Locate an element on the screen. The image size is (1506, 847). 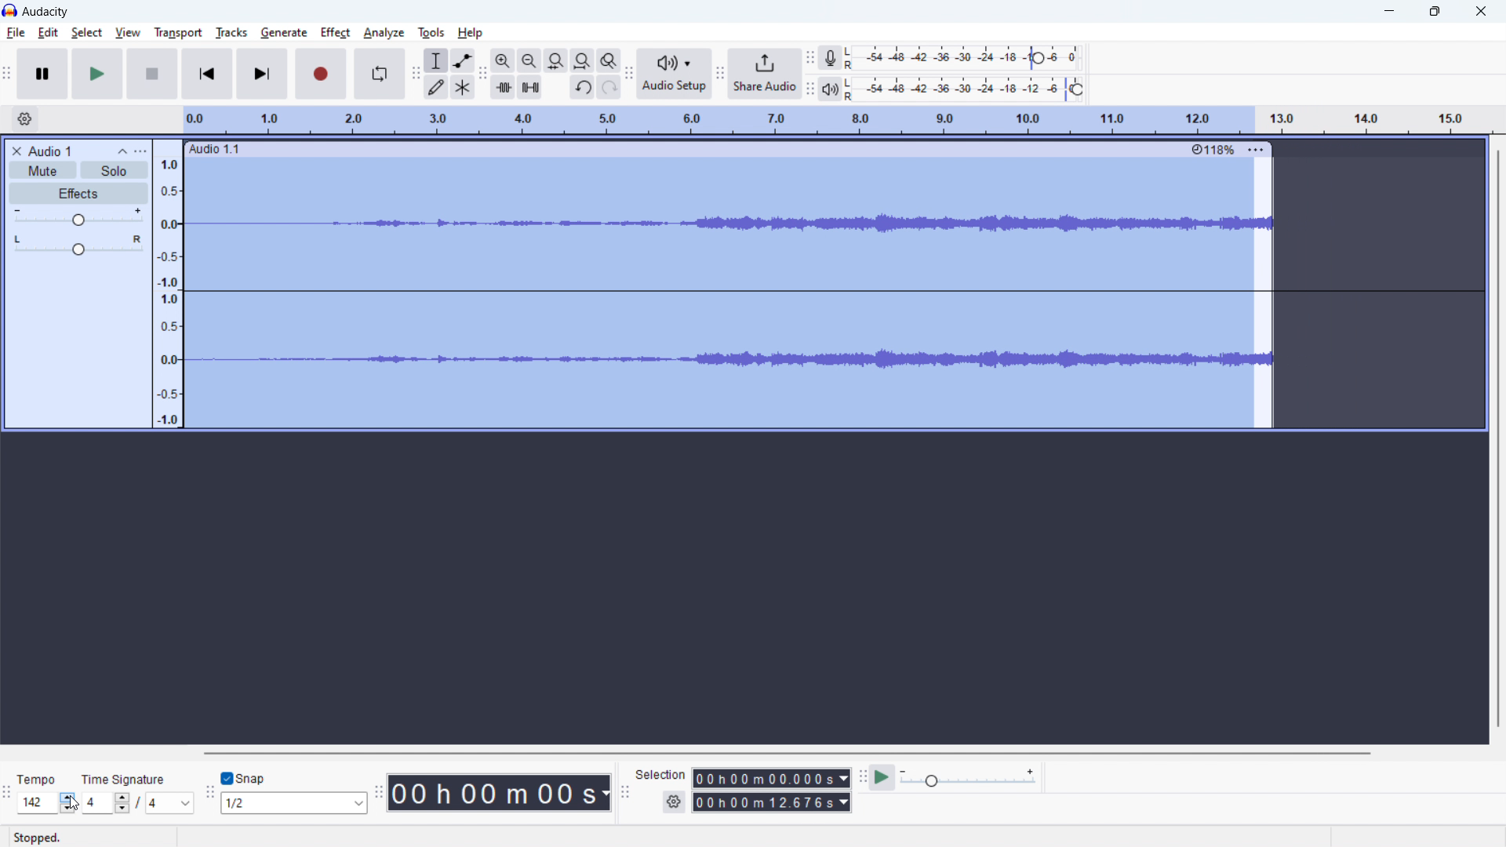
Tempo is located at coordinates (39, 777).